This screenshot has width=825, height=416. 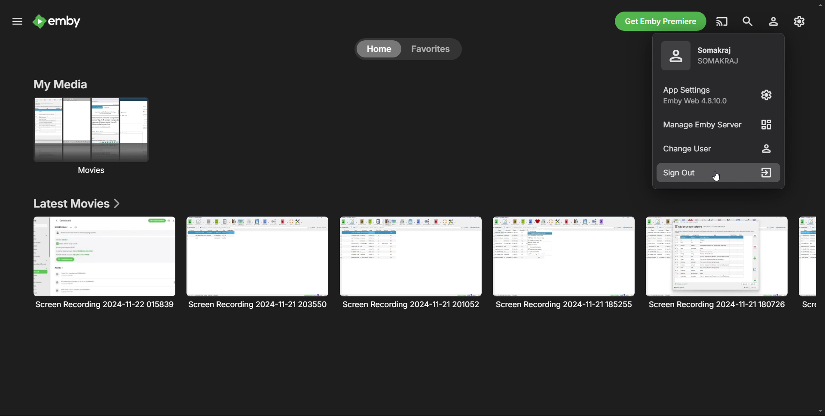 What do you see at coordinates (58, 22) in the screenshot?
I see `logo` at bounding box center [58, 22].